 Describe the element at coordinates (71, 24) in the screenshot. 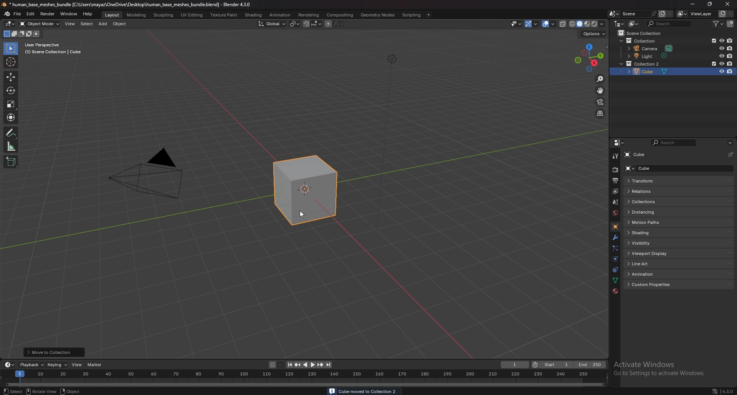

I see `view` at that location.